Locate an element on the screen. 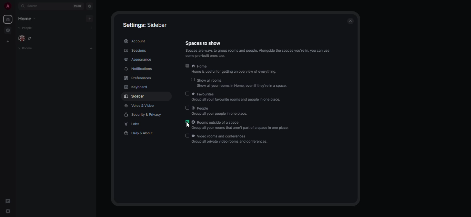 This screenshot has height=217, width=471. security & privacy is located at coordinates (143, 114).